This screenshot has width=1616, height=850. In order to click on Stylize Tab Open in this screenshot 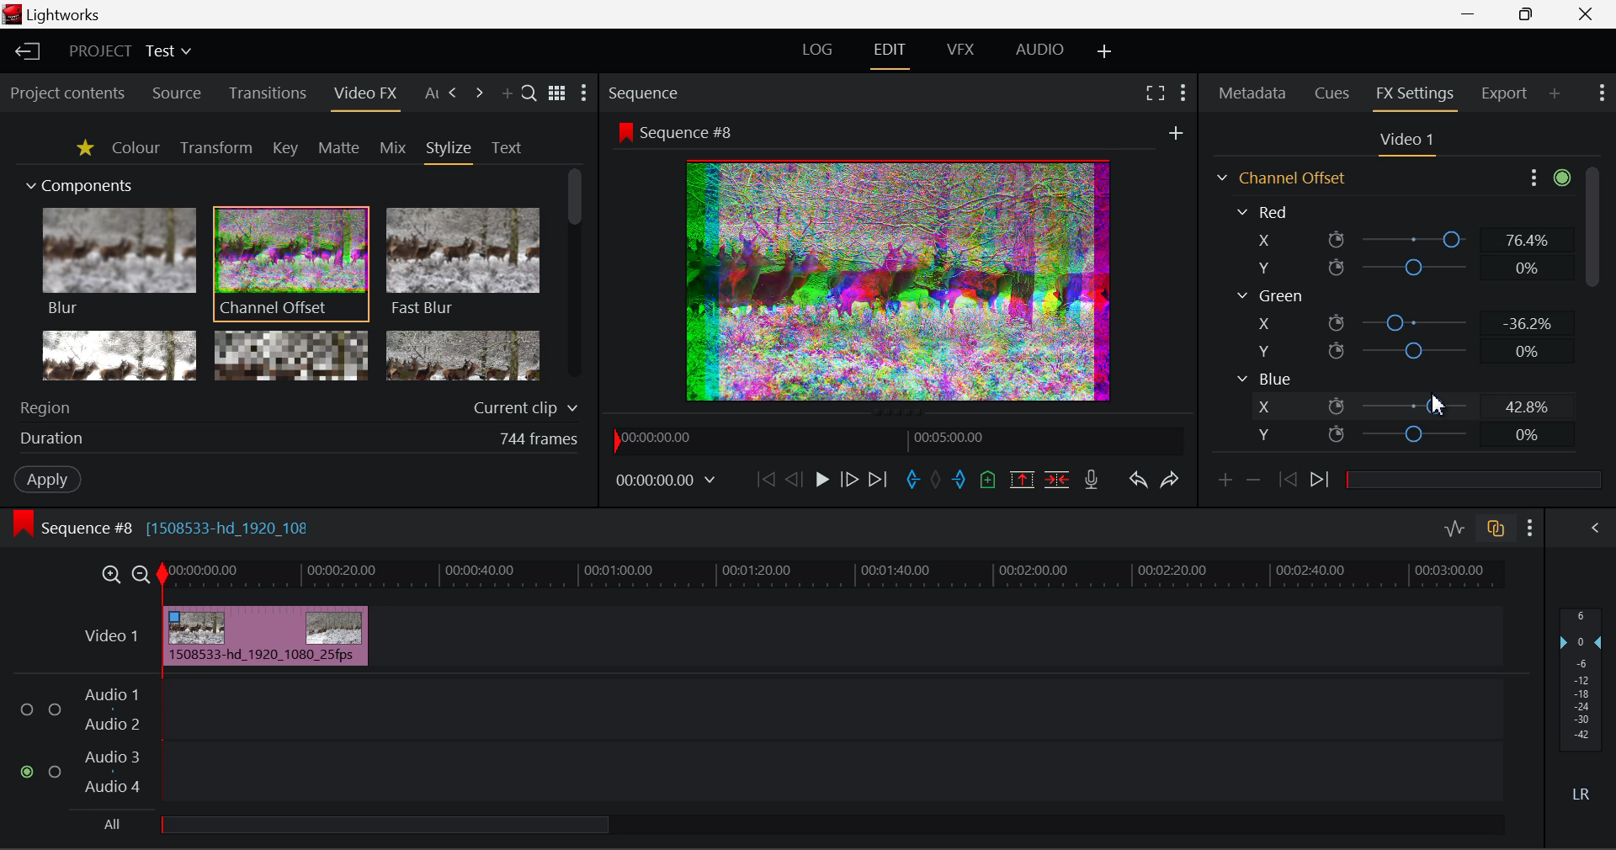, I will do `click(448, 151)`.